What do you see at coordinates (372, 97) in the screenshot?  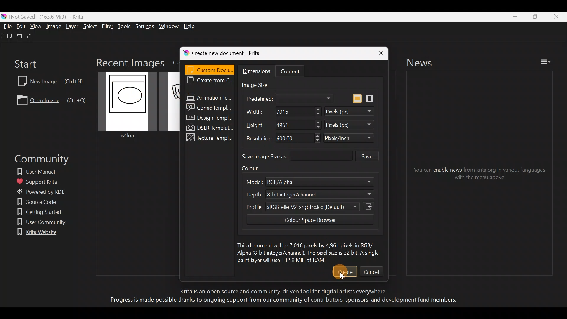 I see `Portrait` at bounding box center [372, 97].